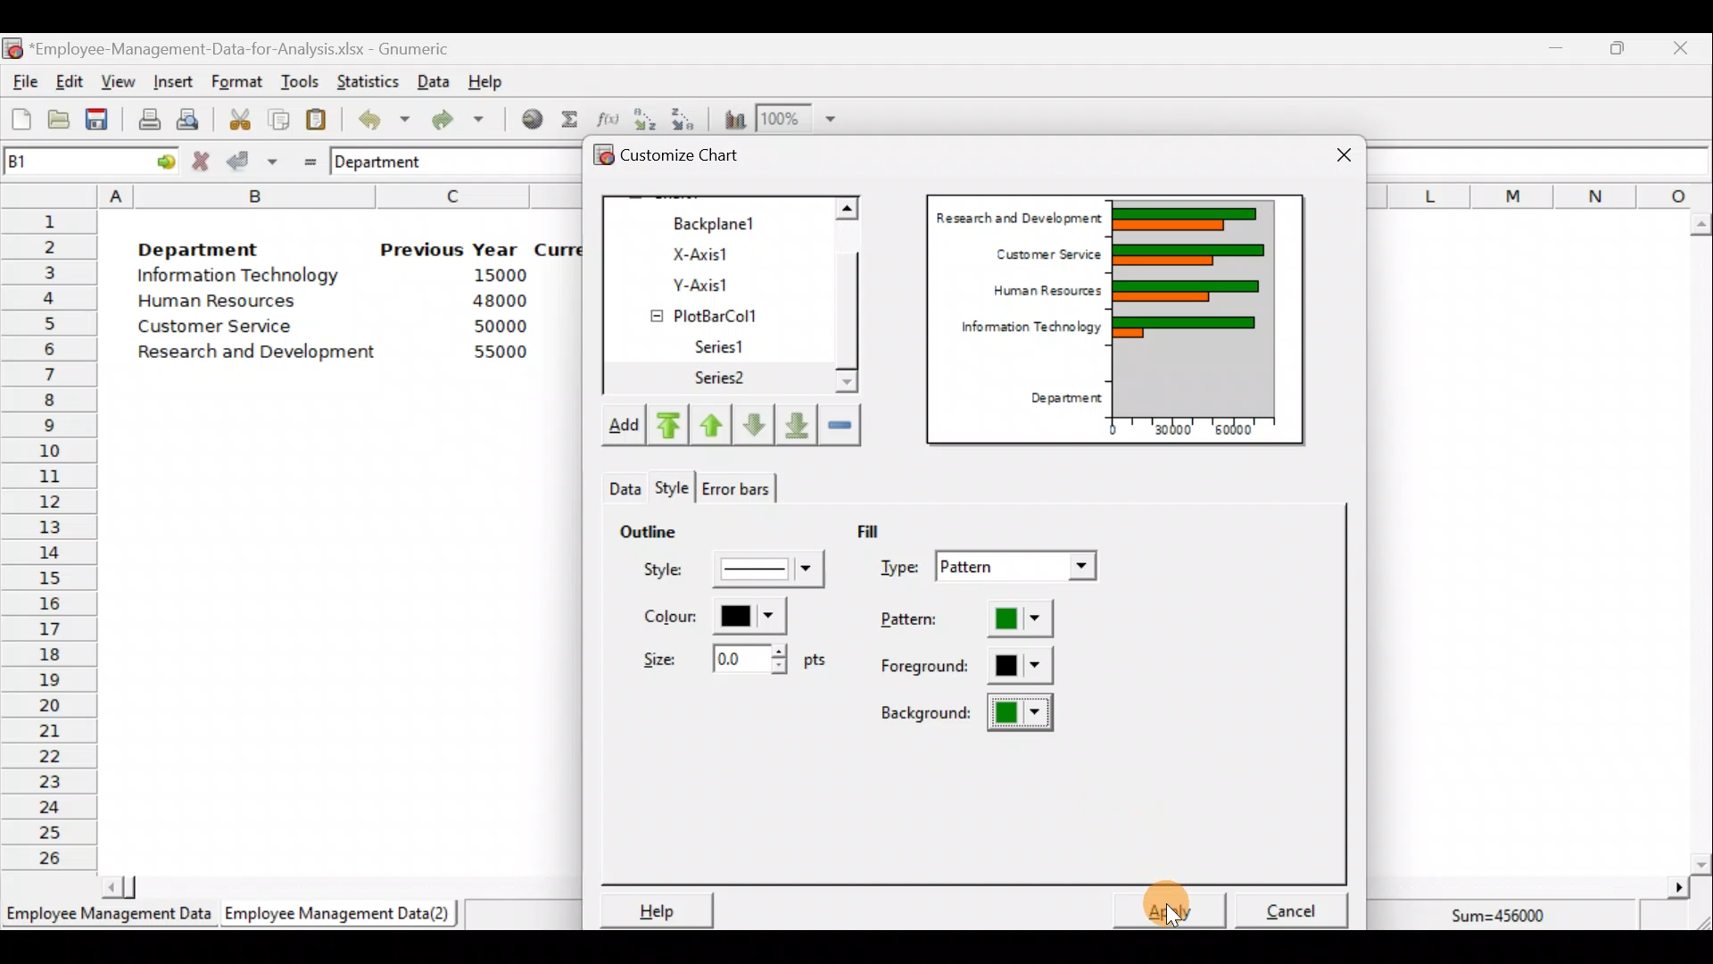 The width and height of the screenshot is (1713, 964). What do you see at coordinates (299, 83) in the screenshot?
I see `Tools` at bounding box center [299, 83].